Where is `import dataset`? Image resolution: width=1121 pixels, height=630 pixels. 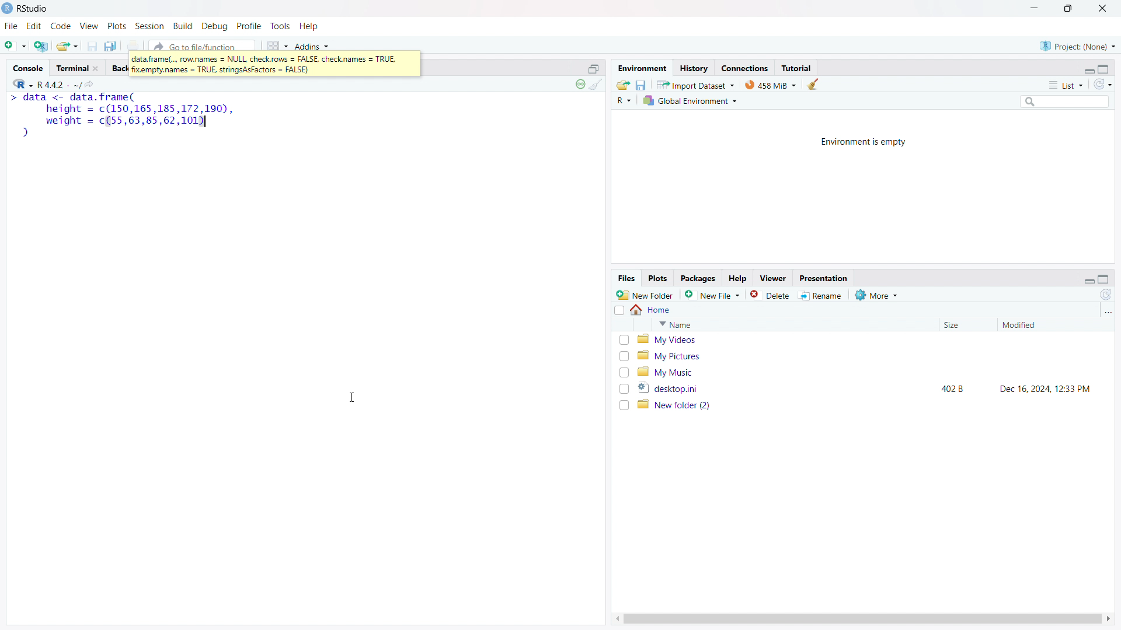
import dataset is located at coordinates (696, 84).